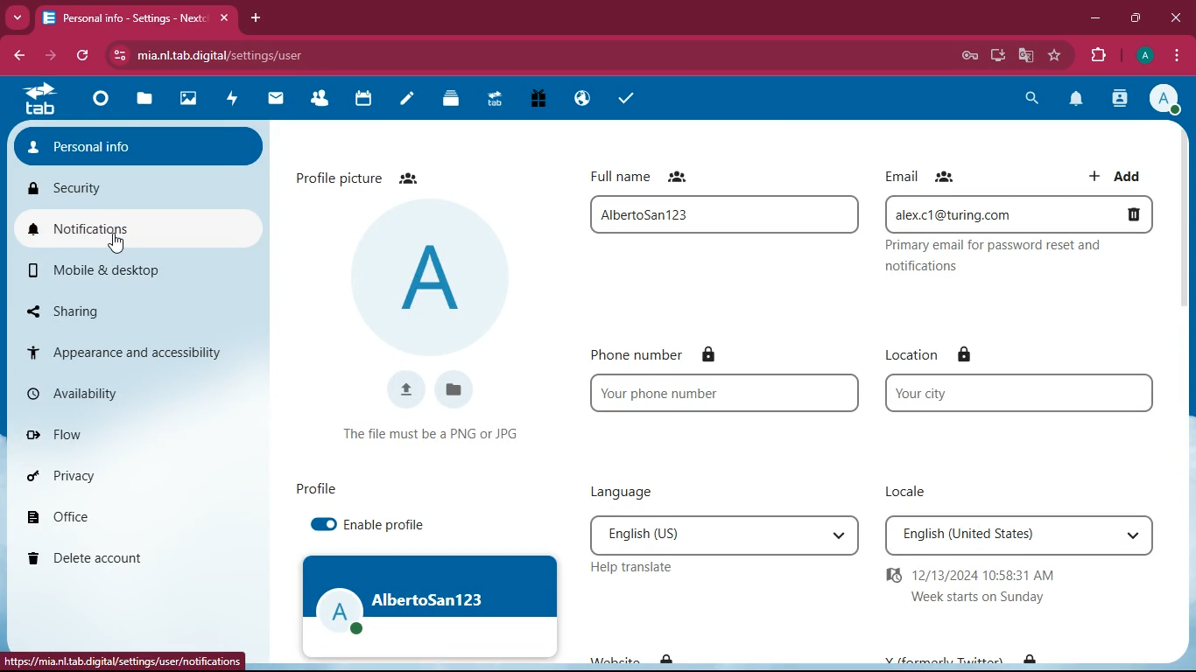 Image resolution: width=1196 pixels, height=672 pixels. I want to click on lock, so click(968, 354).